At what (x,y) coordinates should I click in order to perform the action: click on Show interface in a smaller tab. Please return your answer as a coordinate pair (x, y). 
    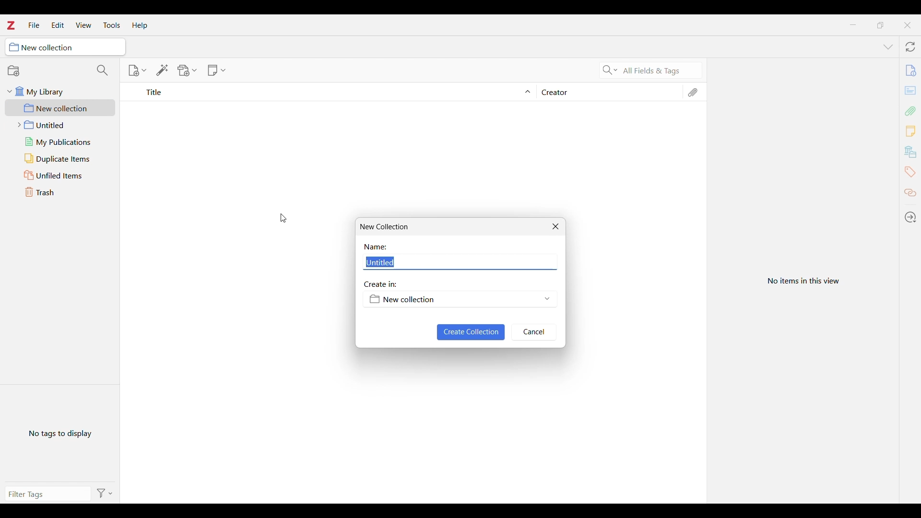
    Looking at the image, I should click on (881, 25).